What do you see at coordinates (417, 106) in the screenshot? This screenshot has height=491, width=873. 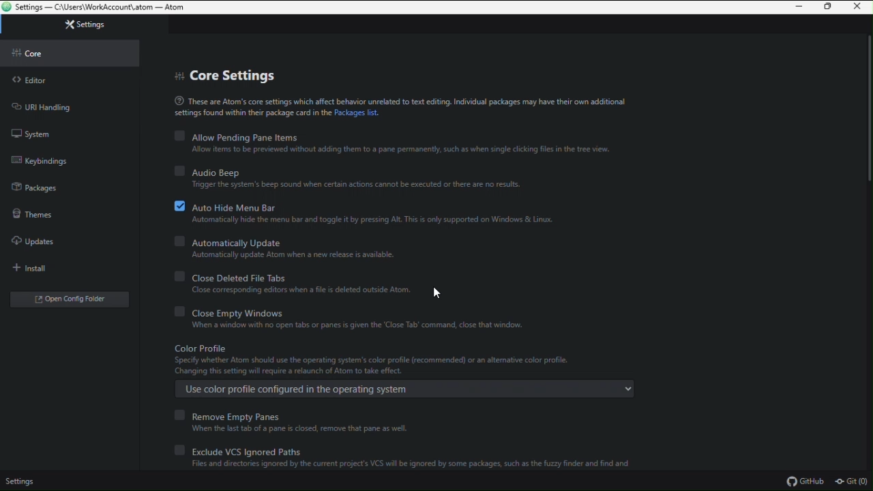 I see `These are Atom's core settings which affect behavior unrelated to text editing. Individual packages may have their own additional settings found within thei package card in the Packages list` at bounding box center [417, 106].